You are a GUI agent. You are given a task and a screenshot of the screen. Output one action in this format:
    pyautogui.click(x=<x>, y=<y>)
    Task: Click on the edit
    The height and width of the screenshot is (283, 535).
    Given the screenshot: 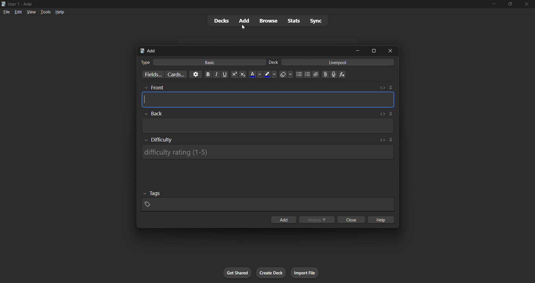 What is the action you would take?
    pyautogui.click(x=16, y=11)
    